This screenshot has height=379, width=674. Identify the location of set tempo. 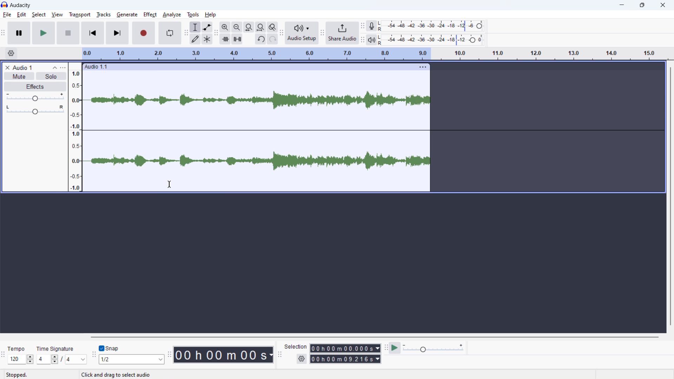
(20, 359).